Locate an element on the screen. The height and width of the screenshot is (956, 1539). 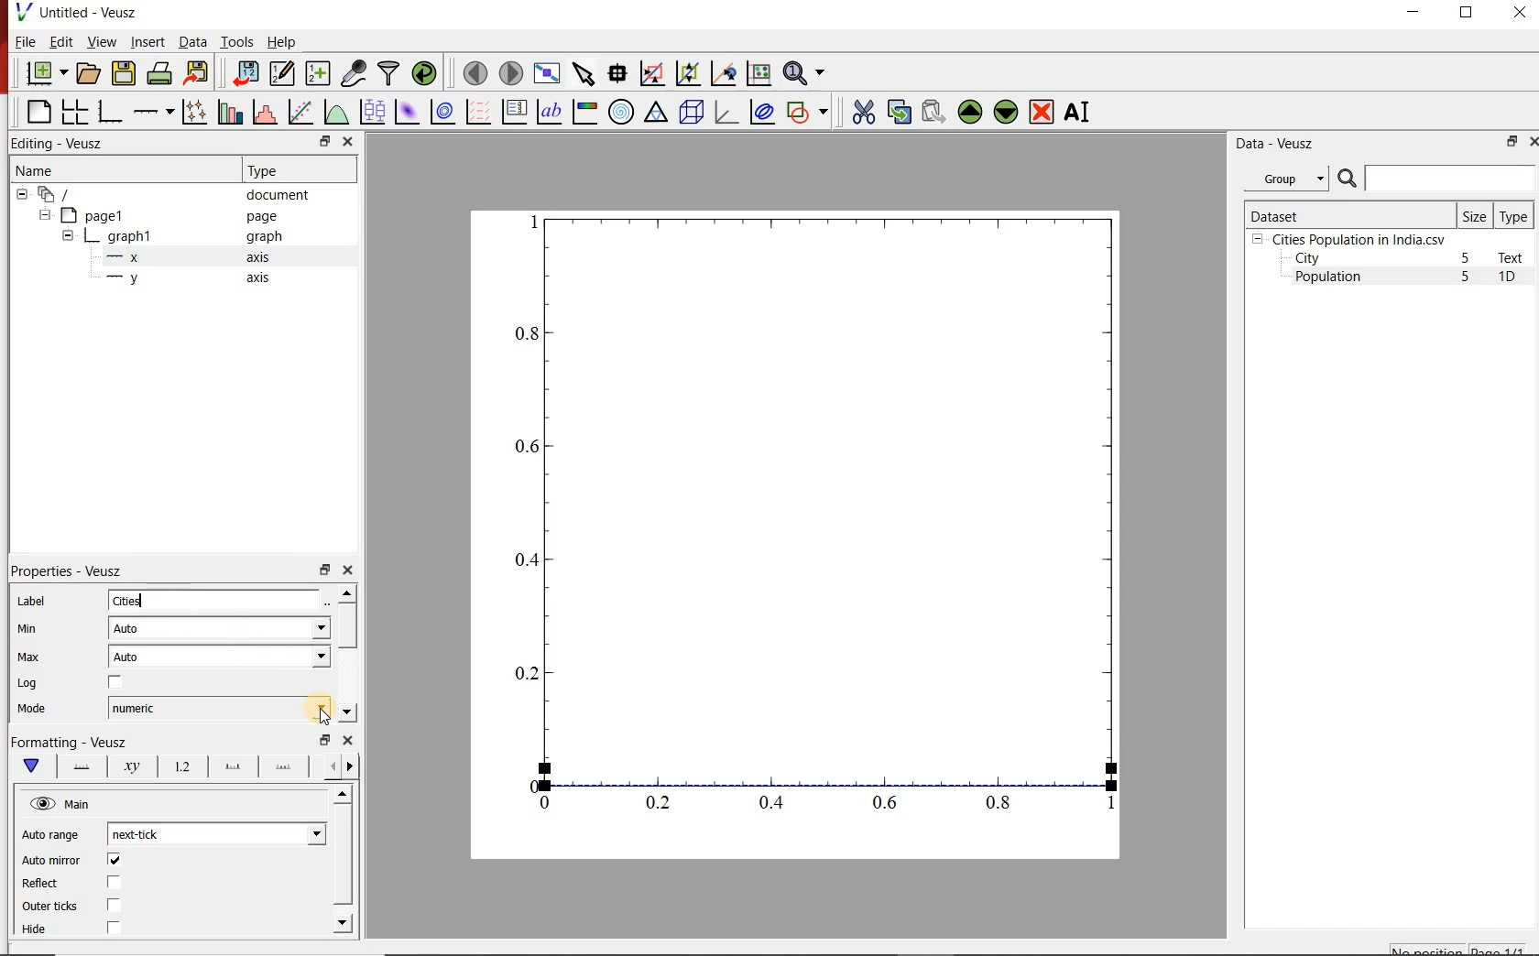
search dataset is located at coordinates (1437, 179).